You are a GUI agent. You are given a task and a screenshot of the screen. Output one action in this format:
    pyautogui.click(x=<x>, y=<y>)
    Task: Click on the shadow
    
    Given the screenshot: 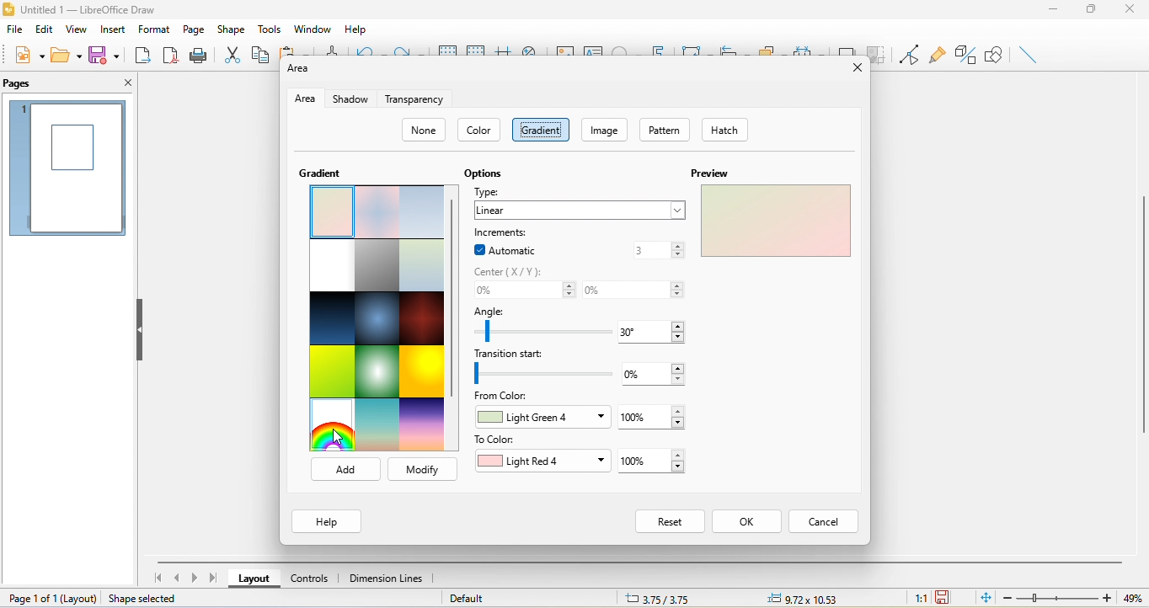 What is the action you would take?
    pyautogui.click(x=348, y=99)
    